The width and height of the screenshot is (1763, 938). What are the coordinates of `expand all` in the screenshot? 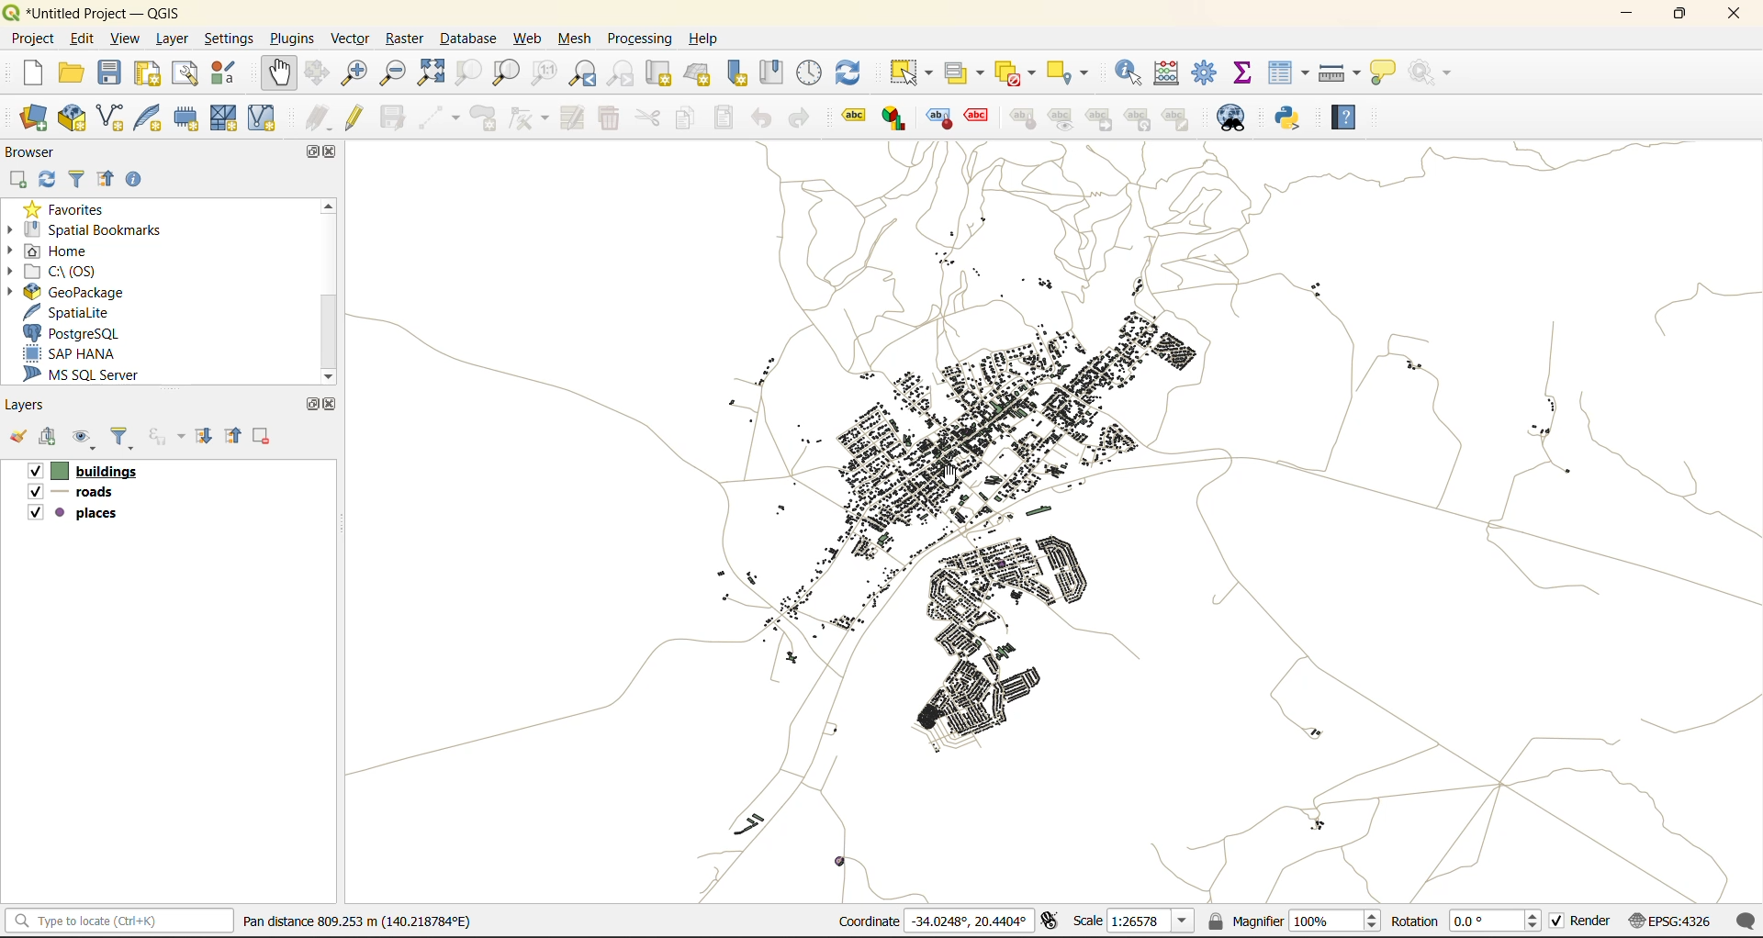 It's located at (207, 437).